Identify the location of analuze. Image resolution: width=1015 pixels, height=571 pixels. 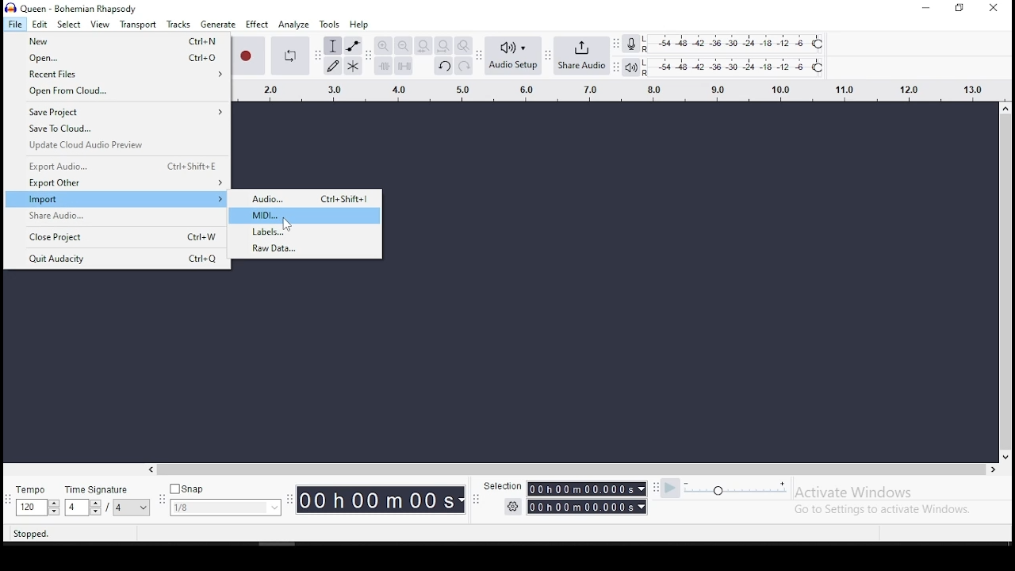
(293, 25).